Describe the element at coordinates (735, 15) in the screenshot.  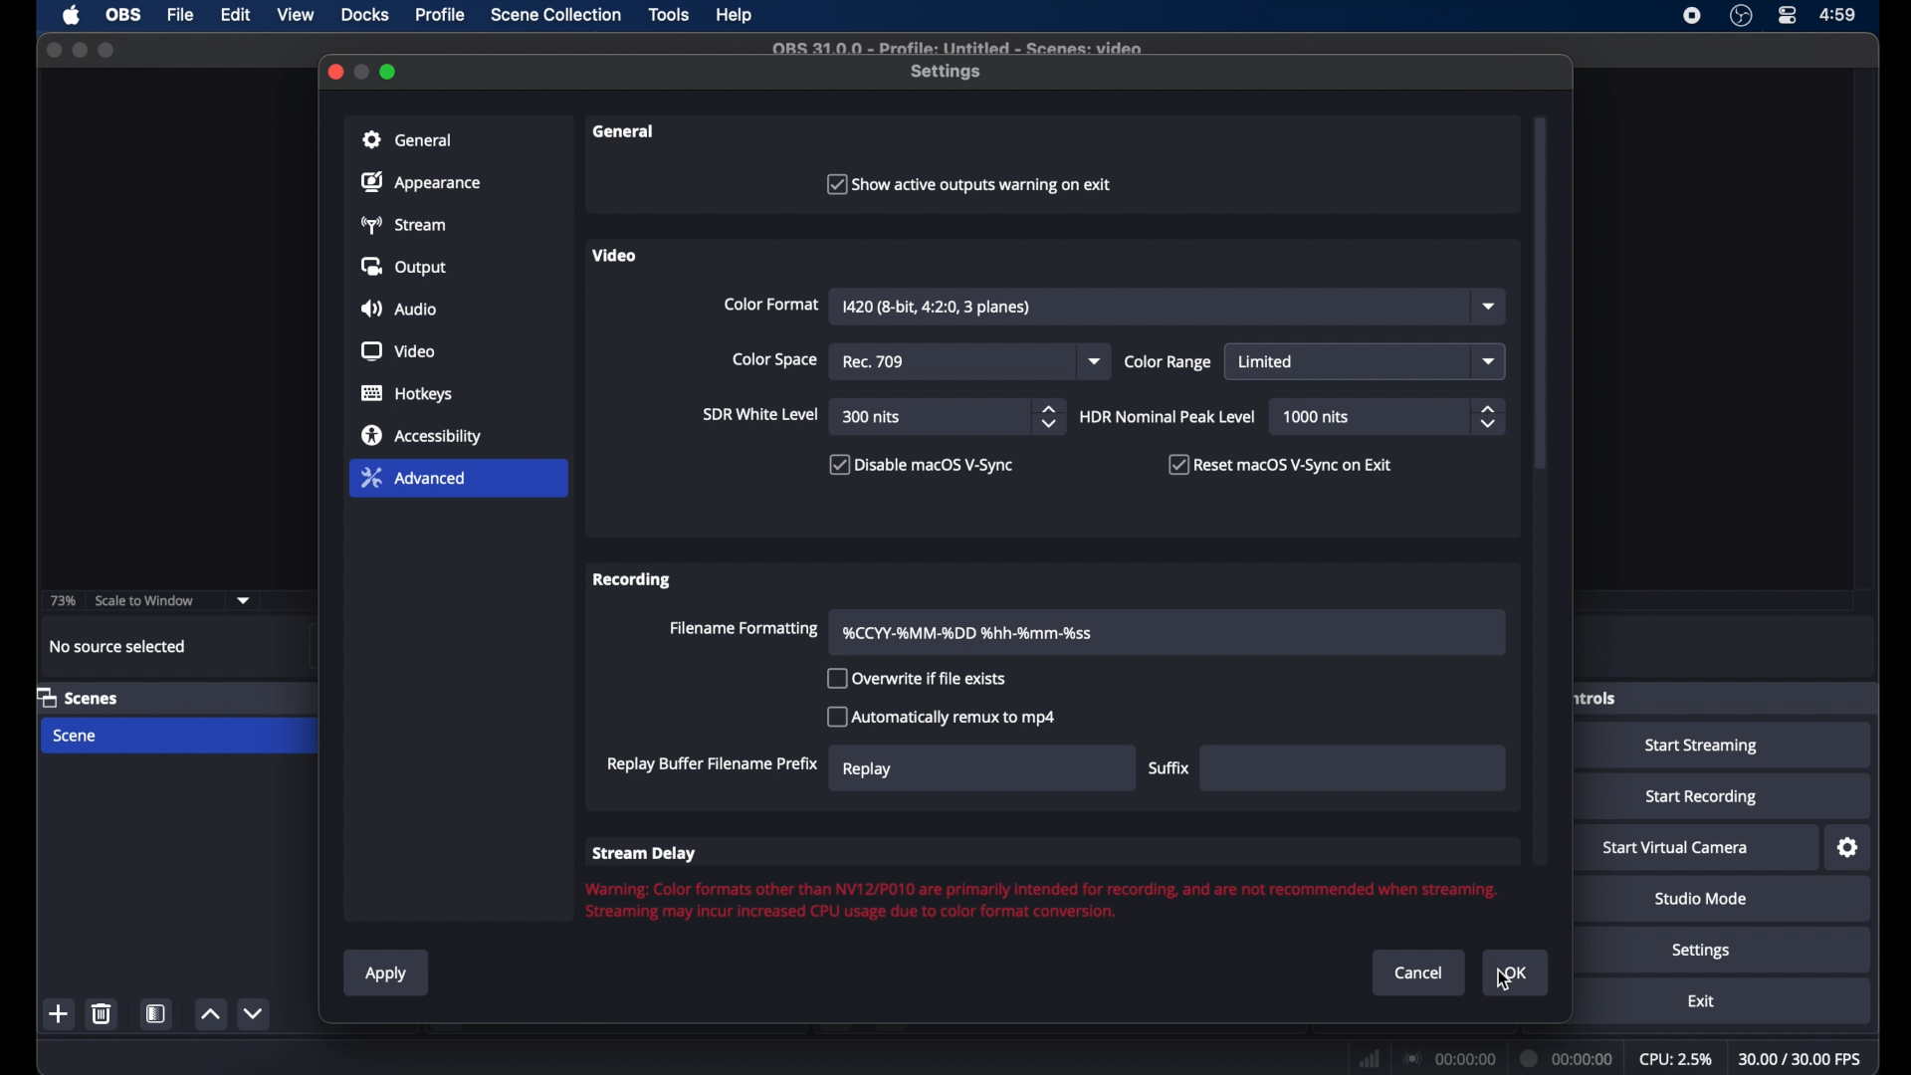
I see `help` at that location.